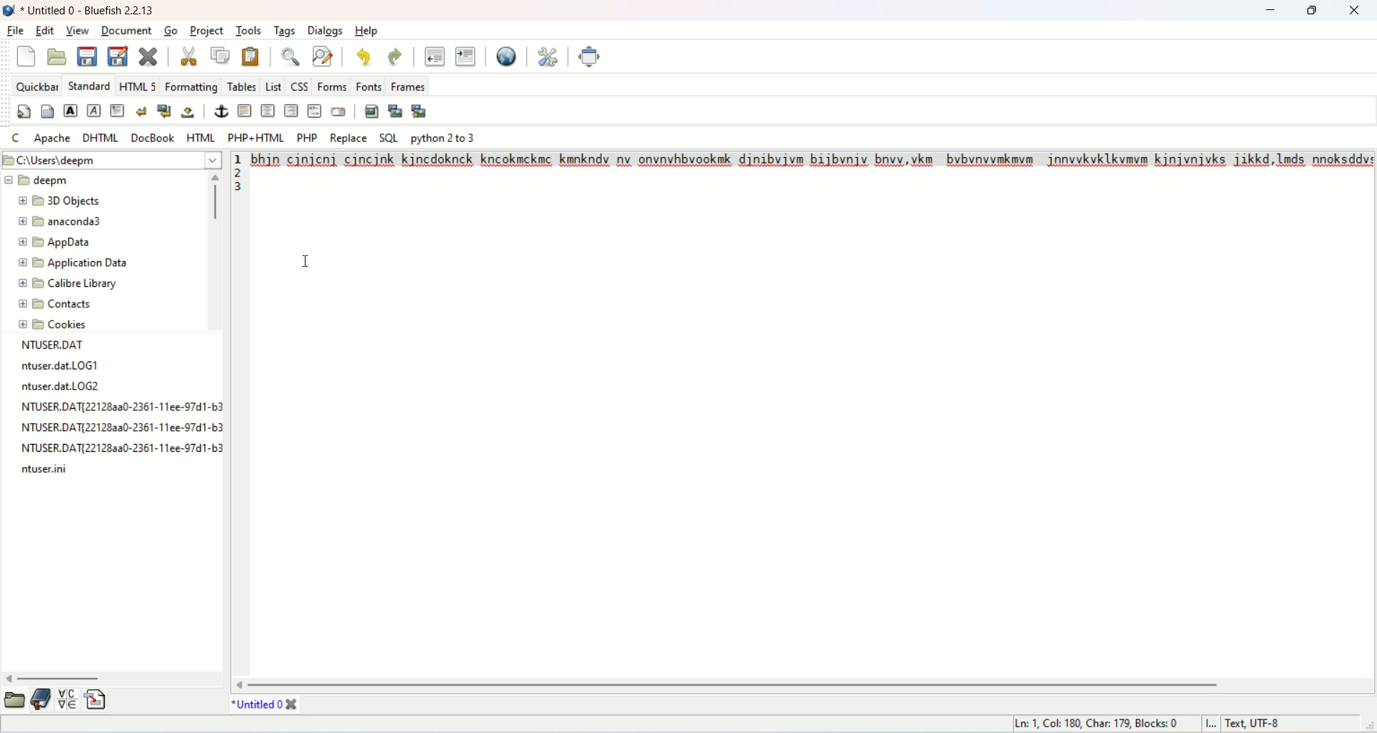  I want to click on emphasize, so click(97, 110).